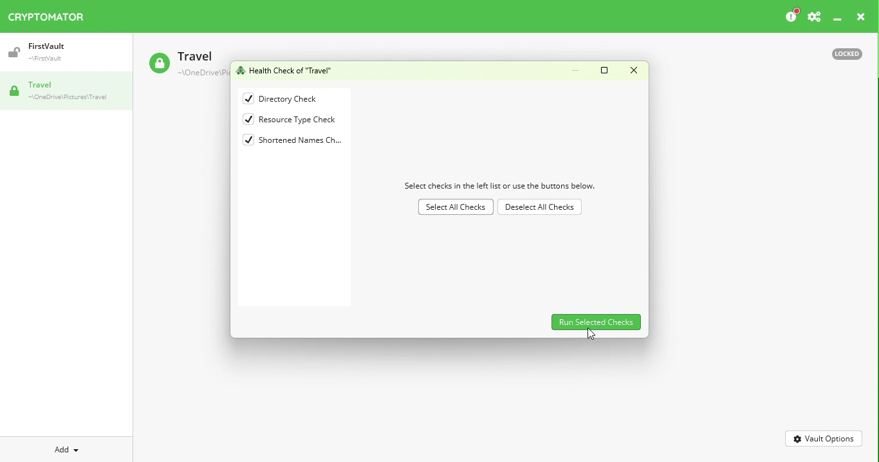 This screenshot has width=879, height=462. I want to click on Close, so click(635, 70).